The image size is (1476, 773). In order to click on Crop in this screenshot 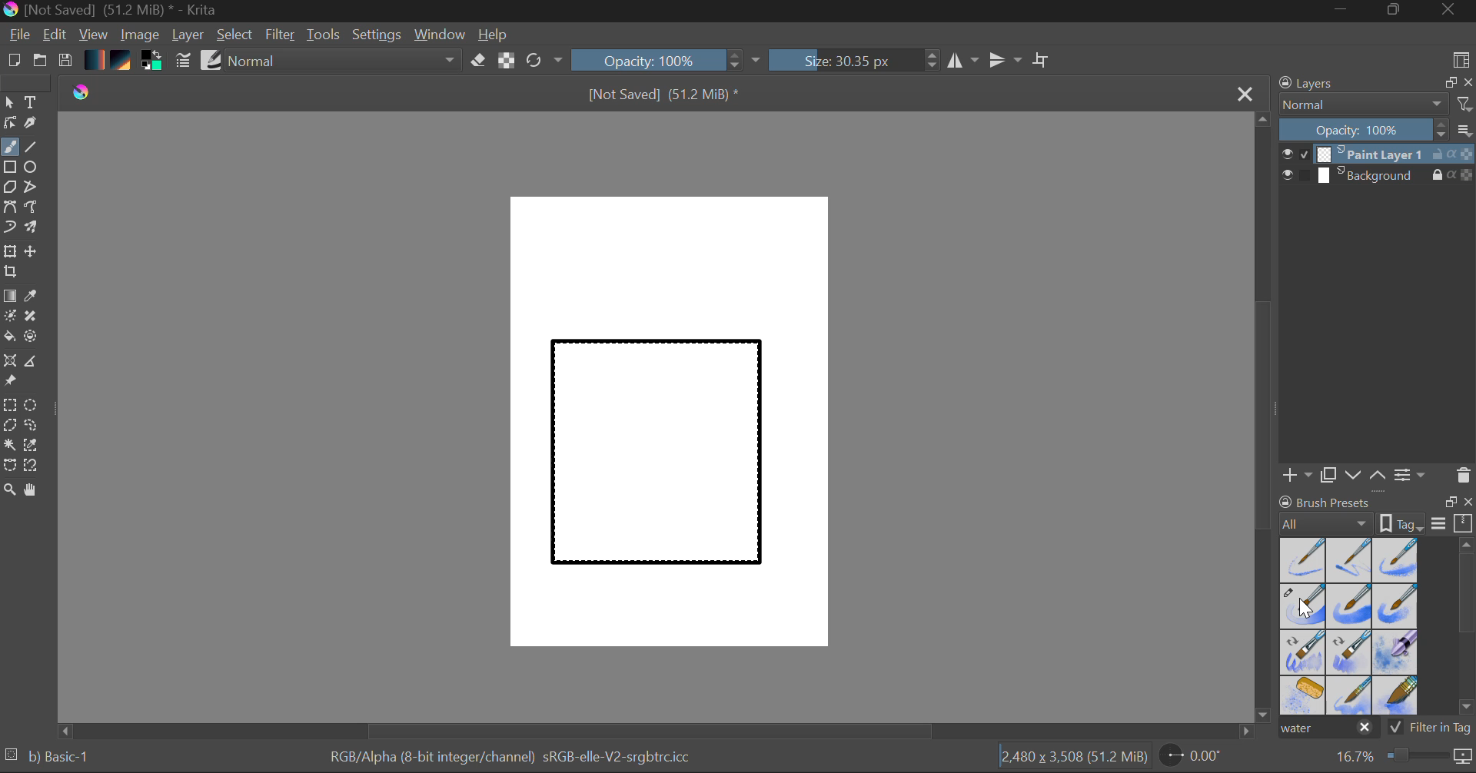, I will do `click(1043, 60)`.